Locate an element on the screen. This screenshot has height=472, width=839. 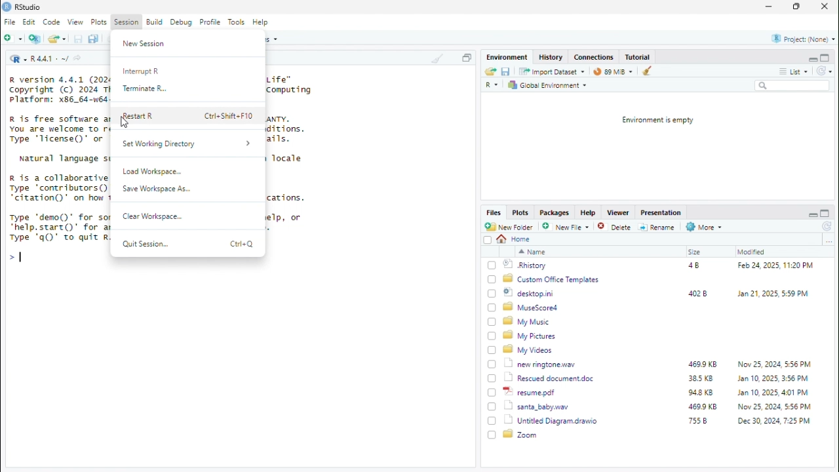
list is located at coordinates (801, 71).